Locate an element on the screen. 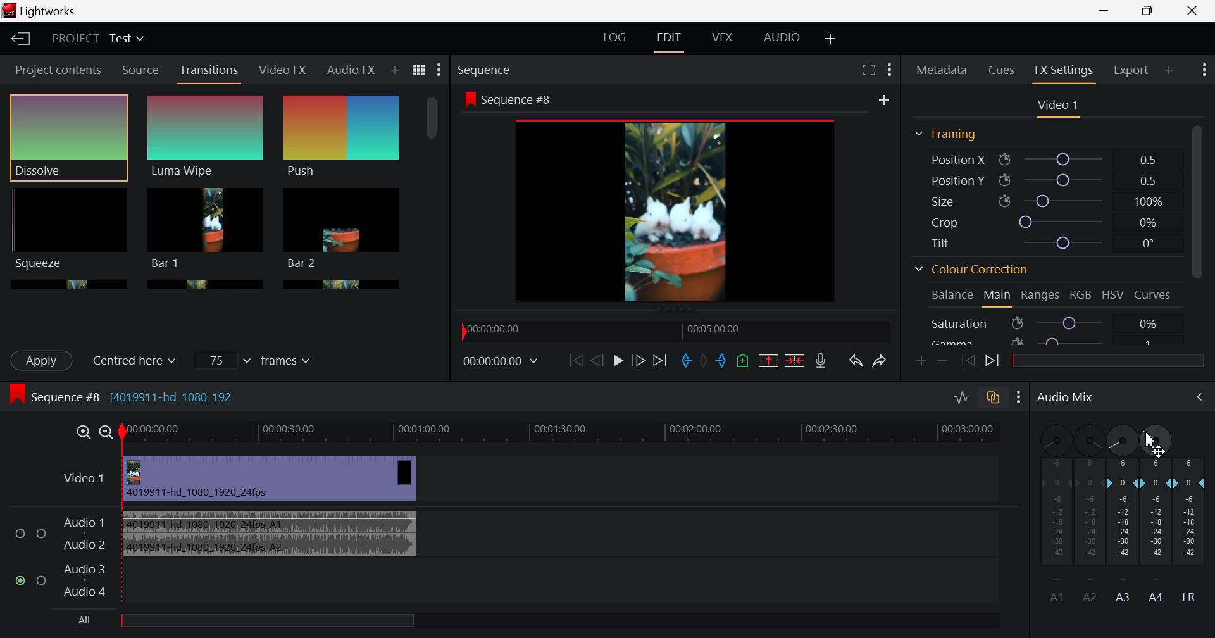 This screenshot has width=1215, height=638. Lightworks is located at coordinates (61, 11).